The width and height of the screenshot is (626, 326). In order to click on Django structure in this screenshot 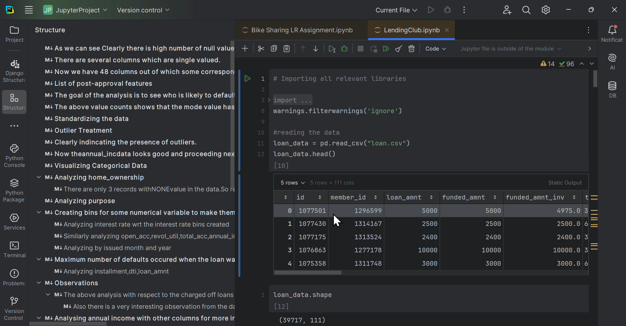, I will do `click(13, 70)`.